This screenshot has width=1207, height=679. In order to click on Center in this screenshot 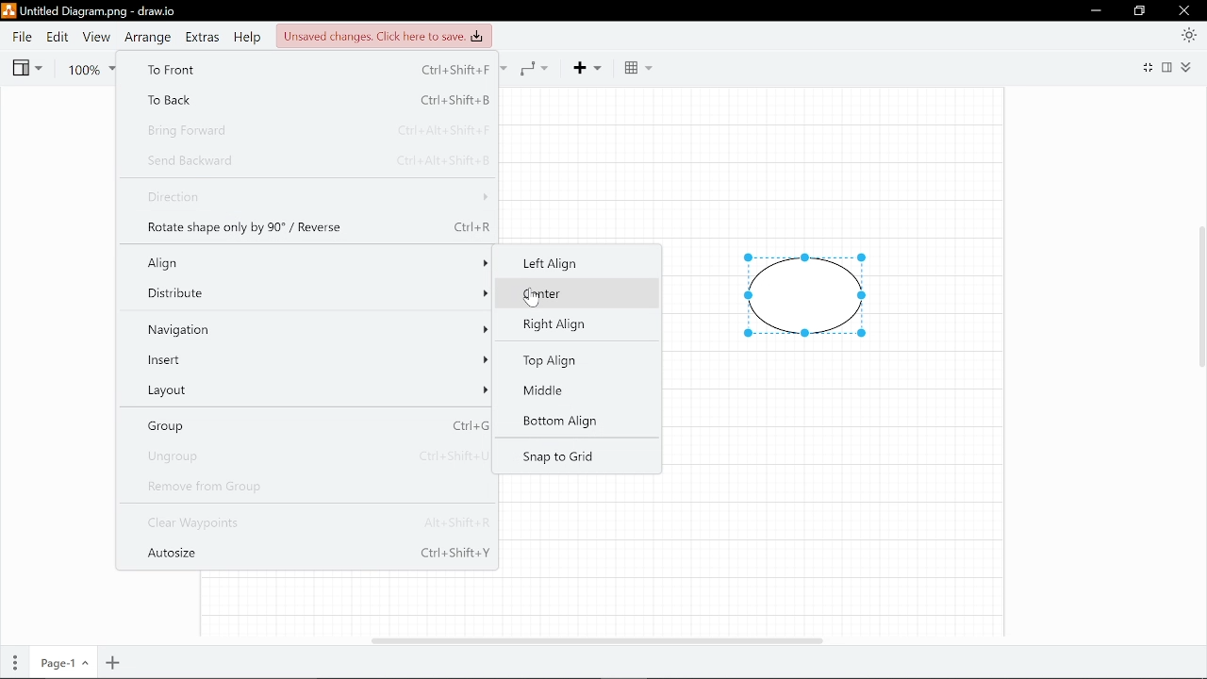, I will do `click(568, 294)`.